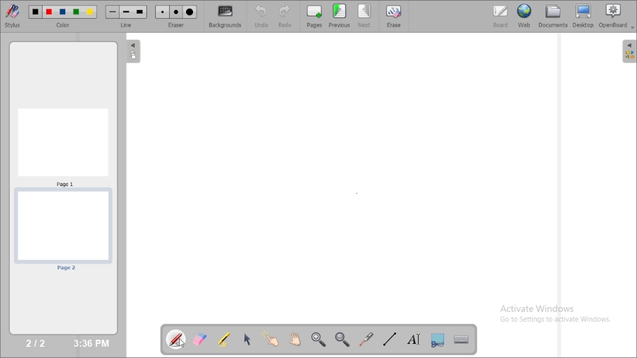 The height and width of the screenshot is (358, 637). What do you see at coordinates (461, 339) in the screenshot?
I see `display virtual keyboard` at bounding box center [461, 339].